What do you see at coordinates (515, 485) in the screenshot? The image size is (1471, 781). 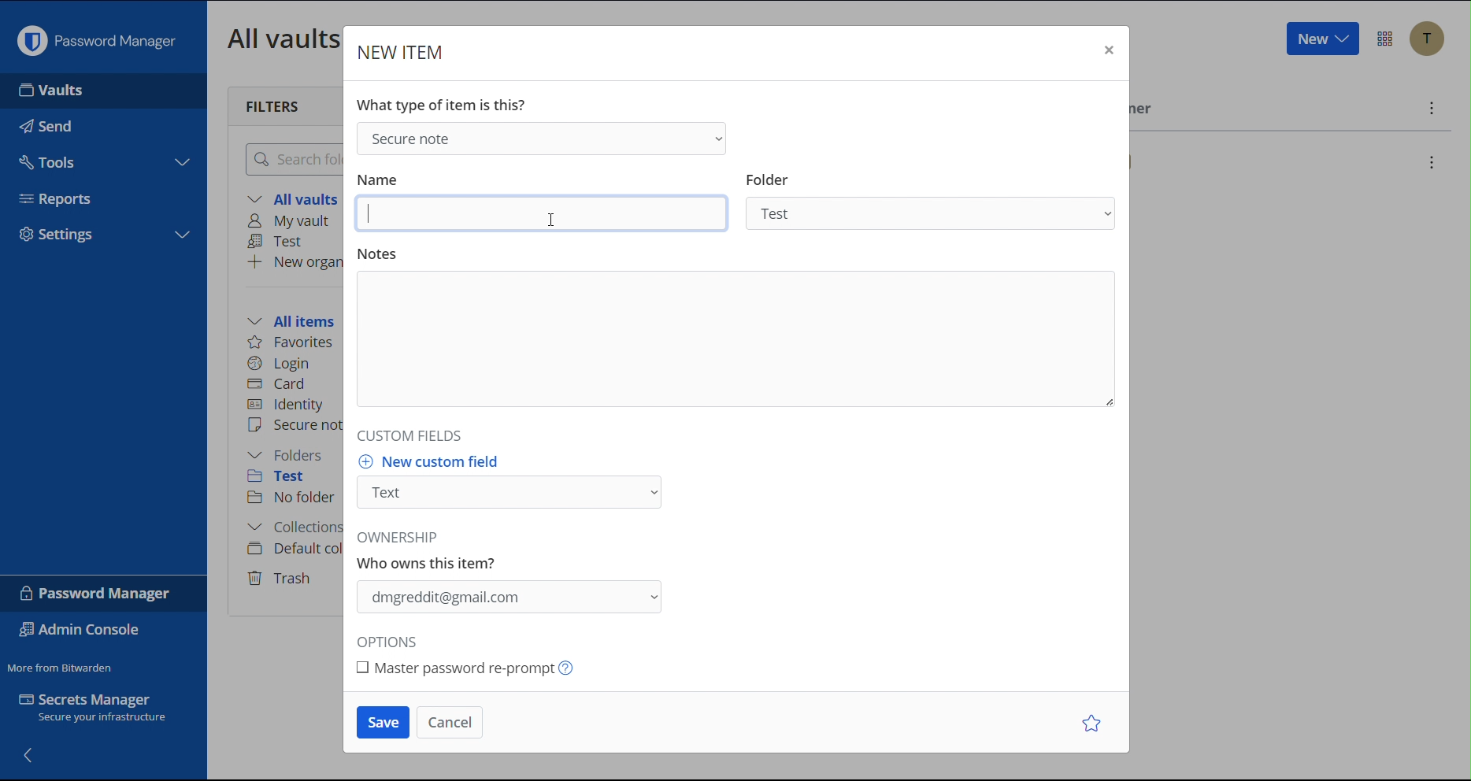 I see `New custom Field` at bounding box center [515, 485].